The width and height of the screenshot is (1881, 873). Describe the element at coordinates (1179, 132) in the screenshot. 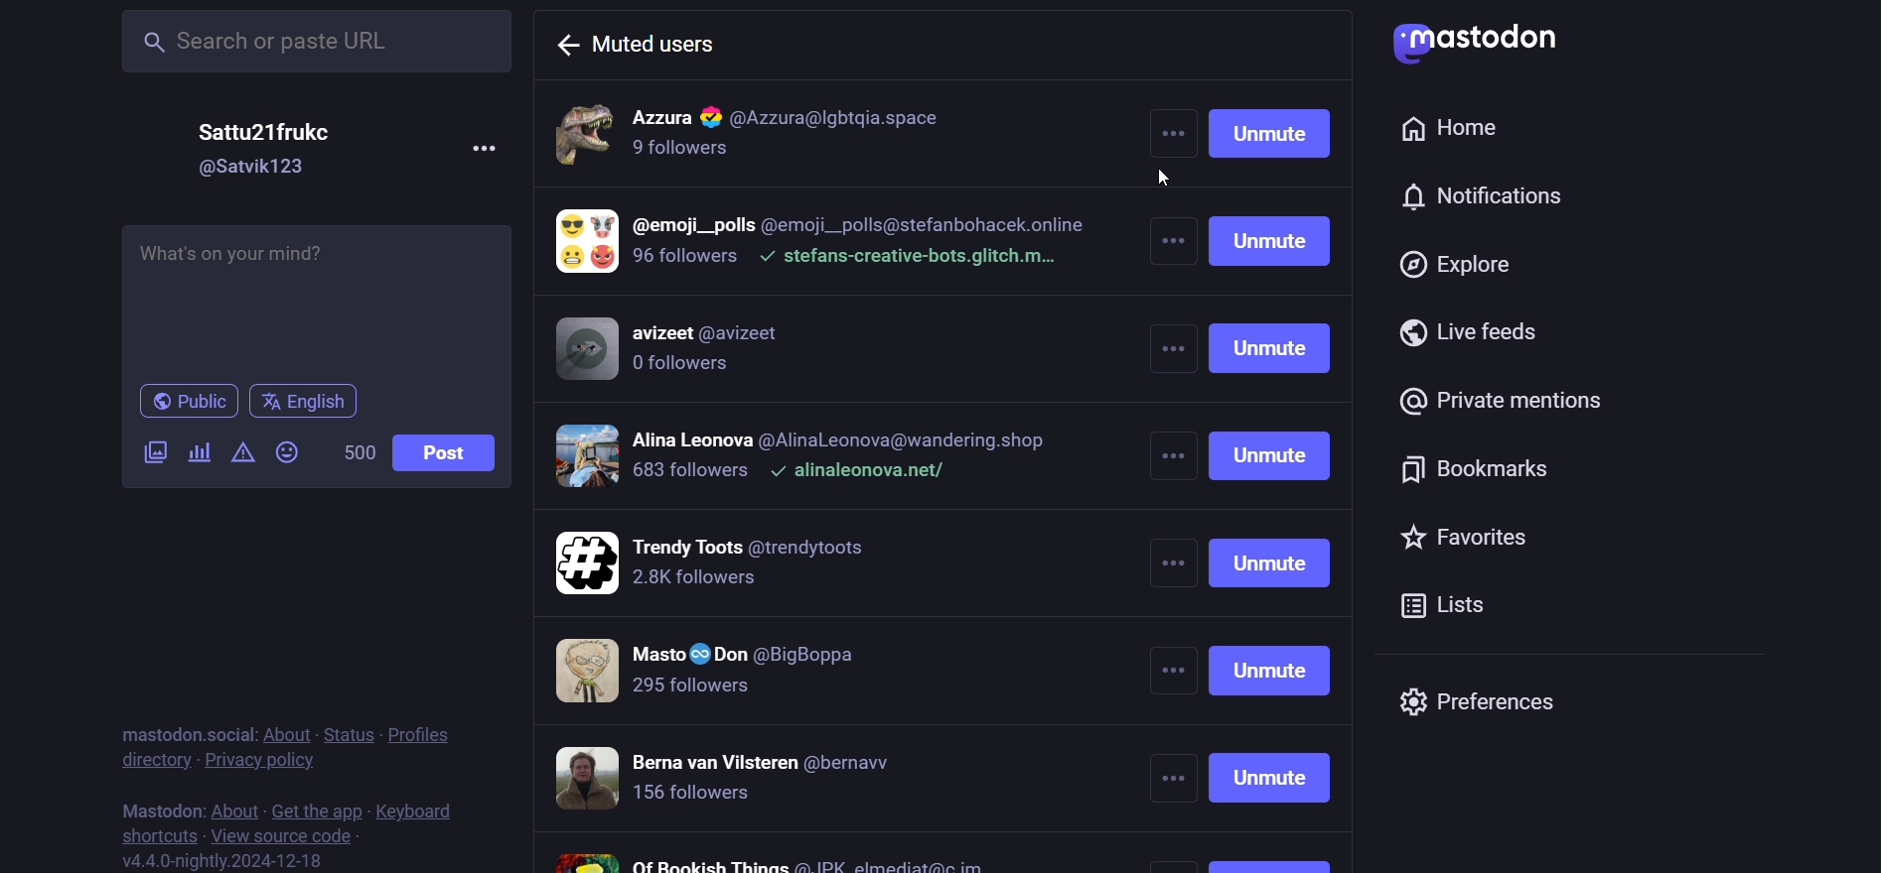

I see `more` at that location.